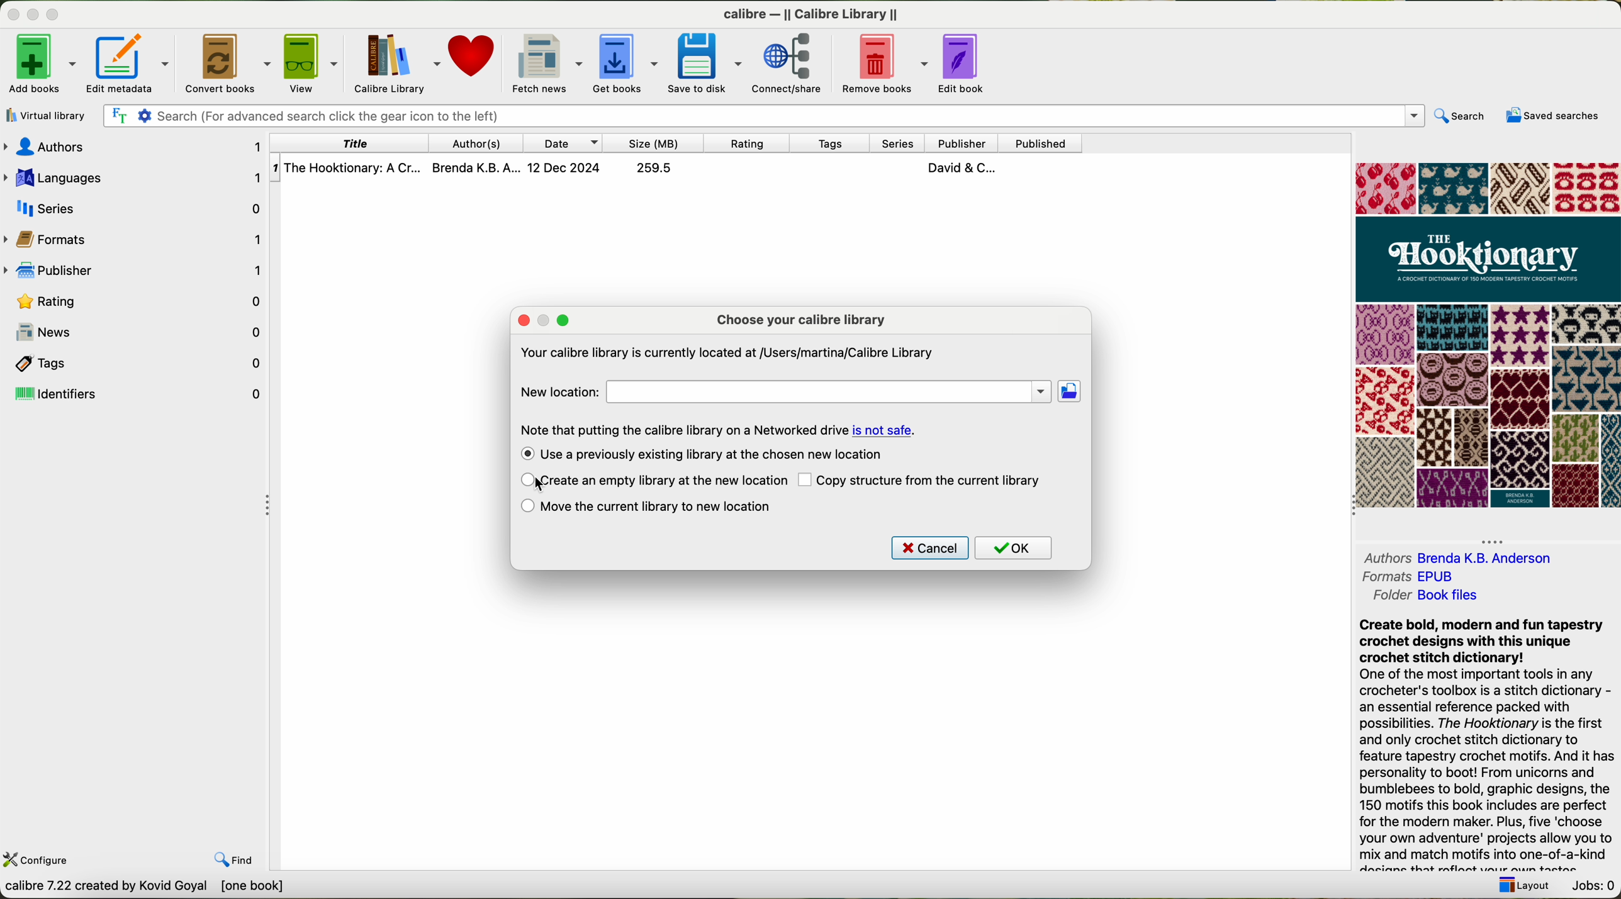 The height and width of the screenshot is (899, 1621). Describe the element at coordinates (525, 452) in the screenshot. I see `checkbox` at that location.